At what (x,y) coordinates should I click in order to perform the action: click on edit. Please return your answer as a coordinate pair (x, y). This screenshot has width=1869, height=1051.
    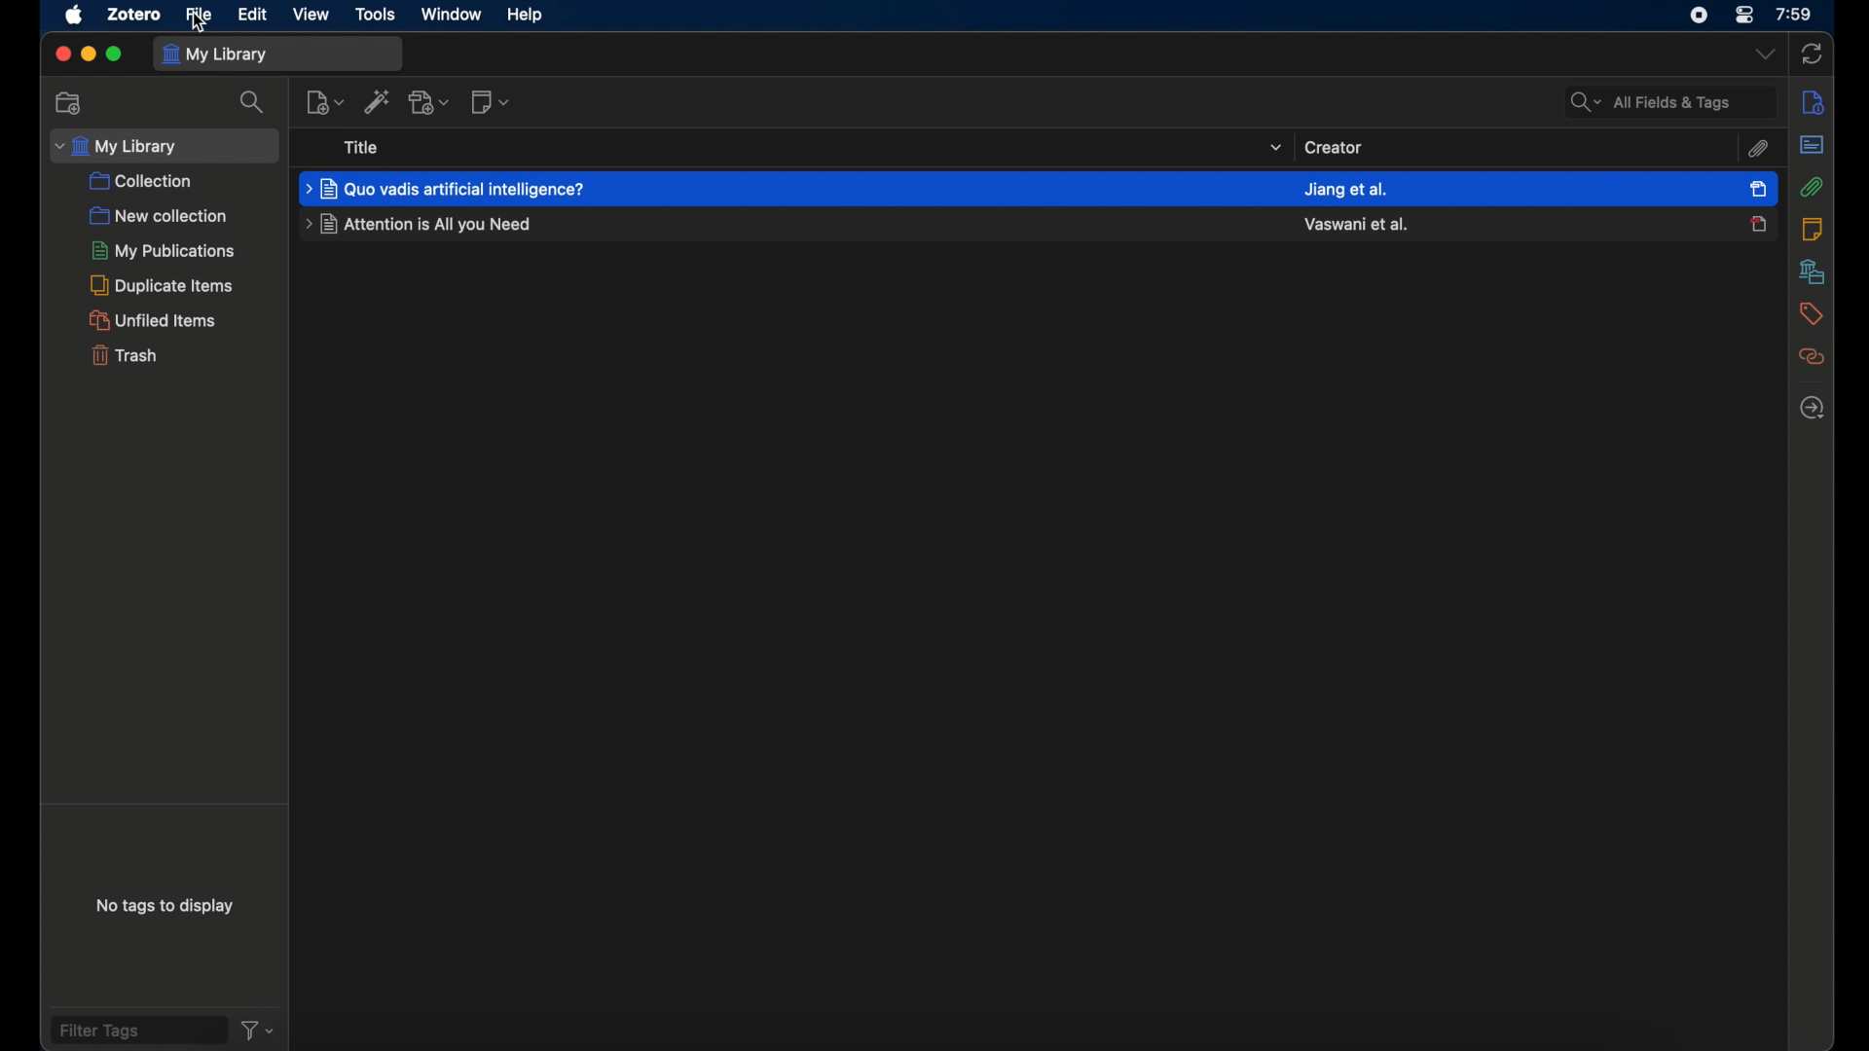
    Looking at the image, I should click on (253, 14).